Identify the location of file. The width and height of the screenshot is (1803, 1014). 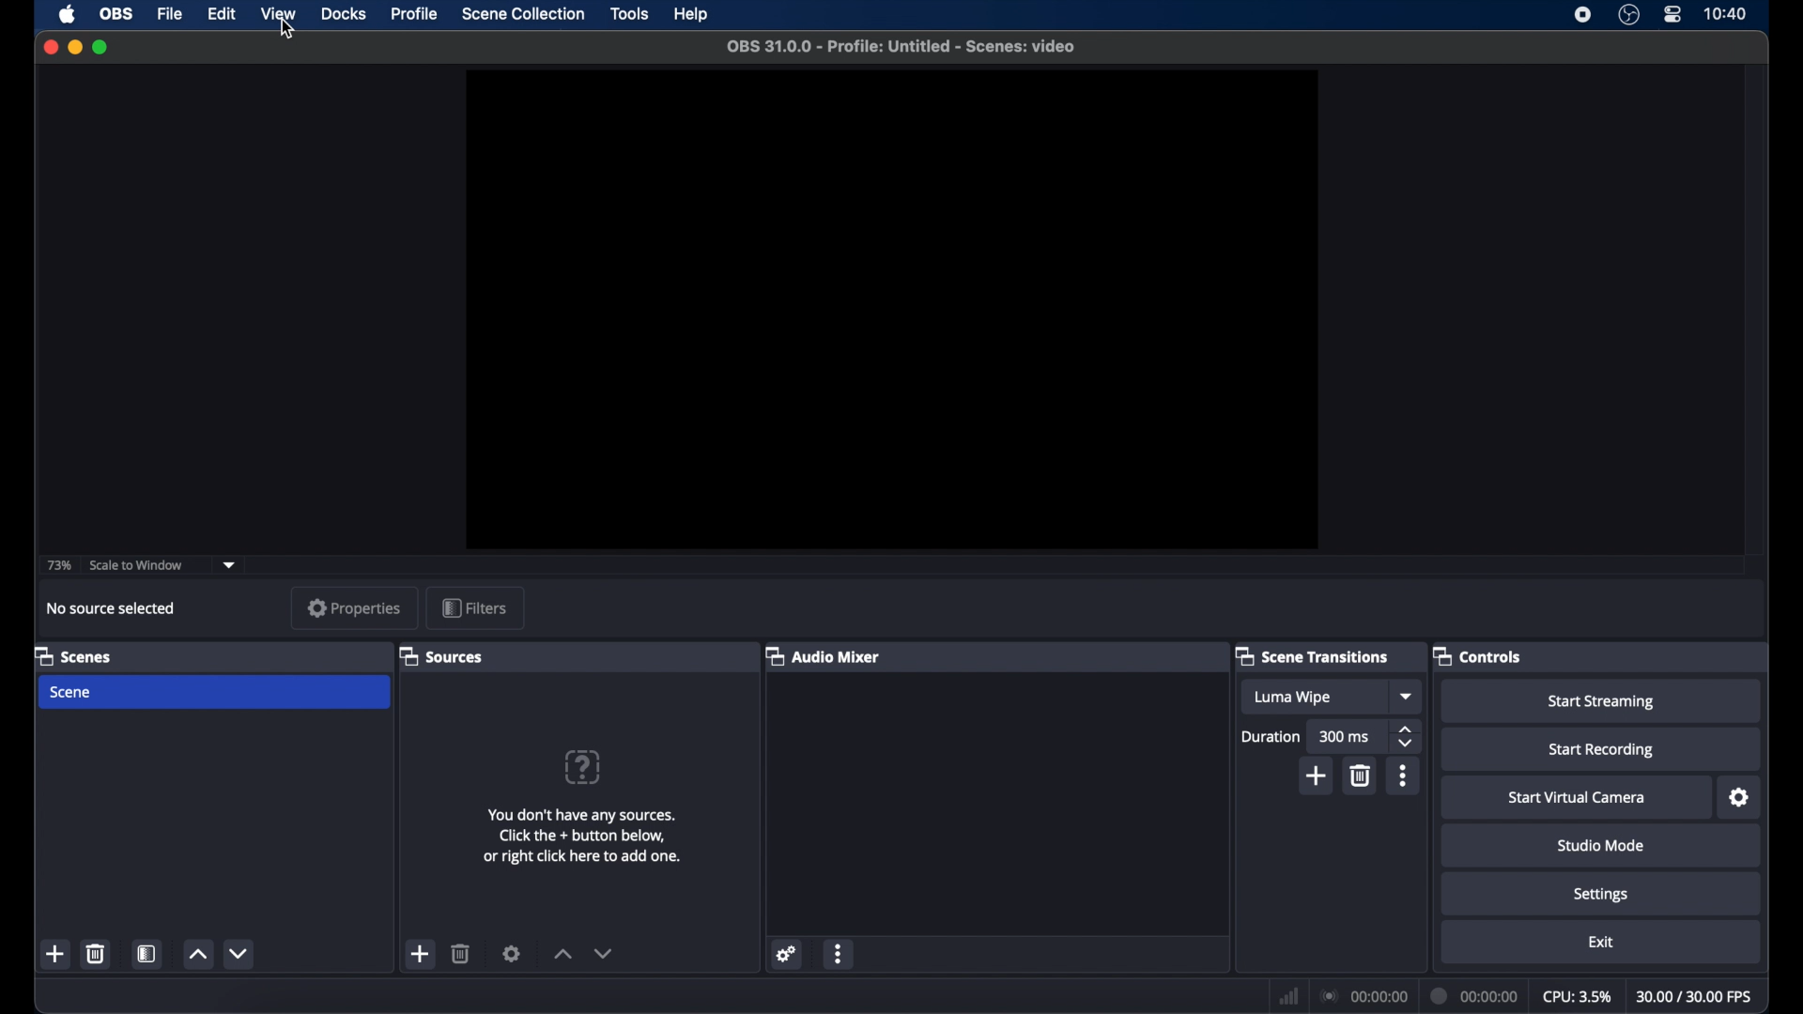
(169, 13).